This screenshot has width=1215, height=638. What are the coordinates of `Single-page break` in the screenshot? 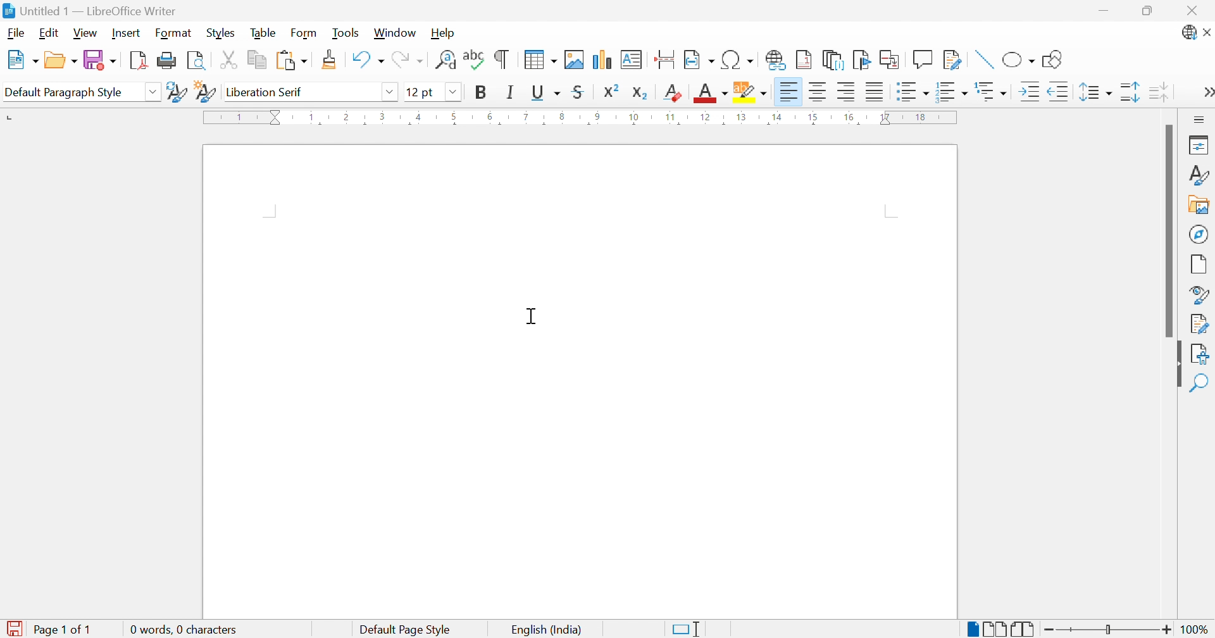 It's located at (971, 630).